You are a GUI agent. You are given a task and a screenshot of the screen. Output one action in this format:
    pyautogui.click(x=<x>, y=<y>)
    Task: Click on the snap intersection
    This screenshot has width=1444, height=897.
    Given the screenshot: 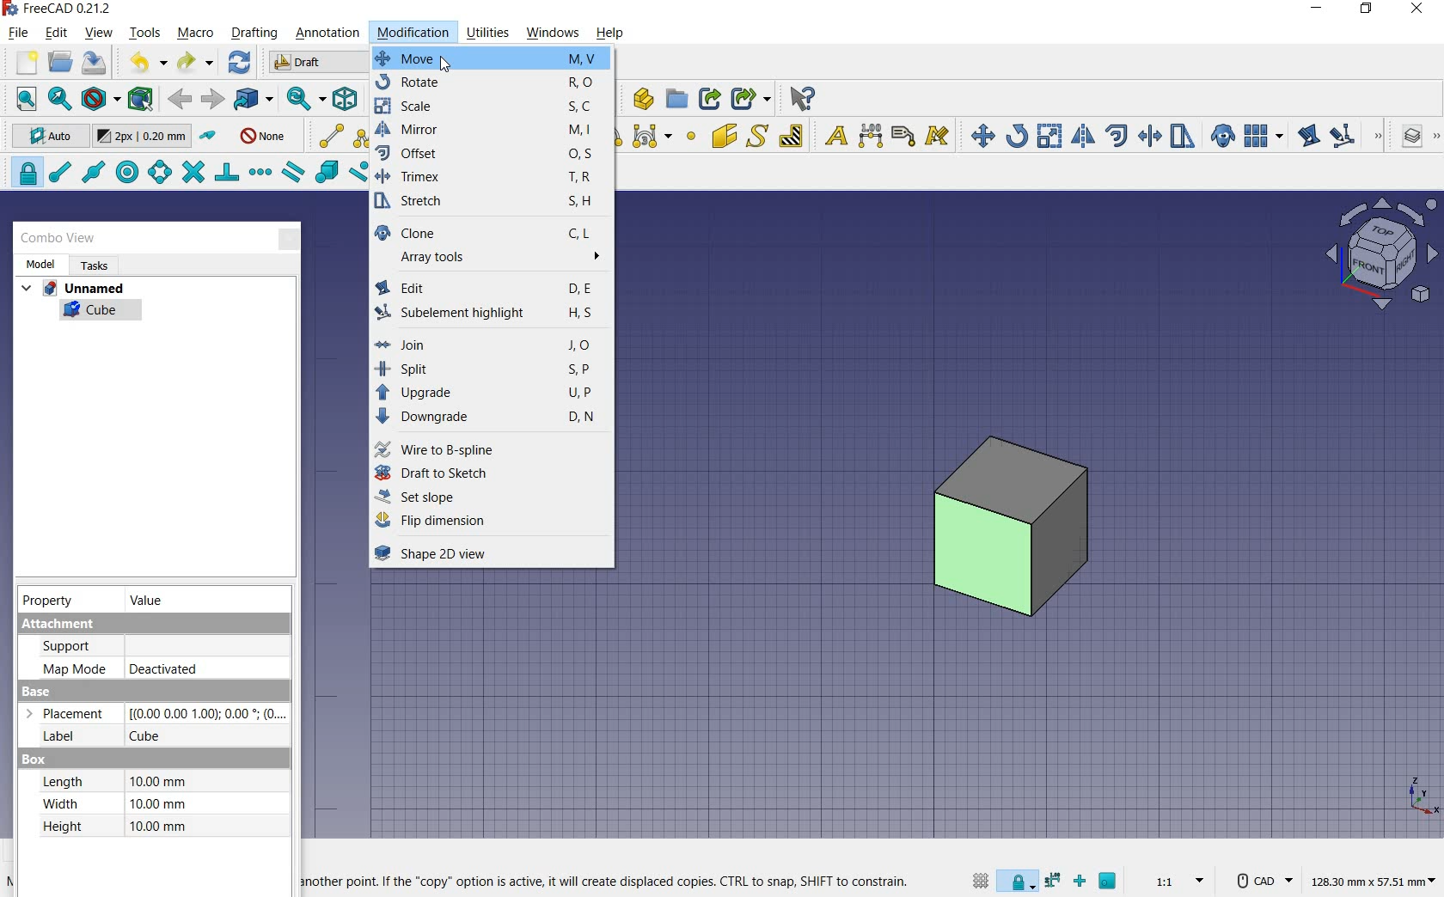 What is the action you would take?
    pyautogui.click(x=195, y=172)
    